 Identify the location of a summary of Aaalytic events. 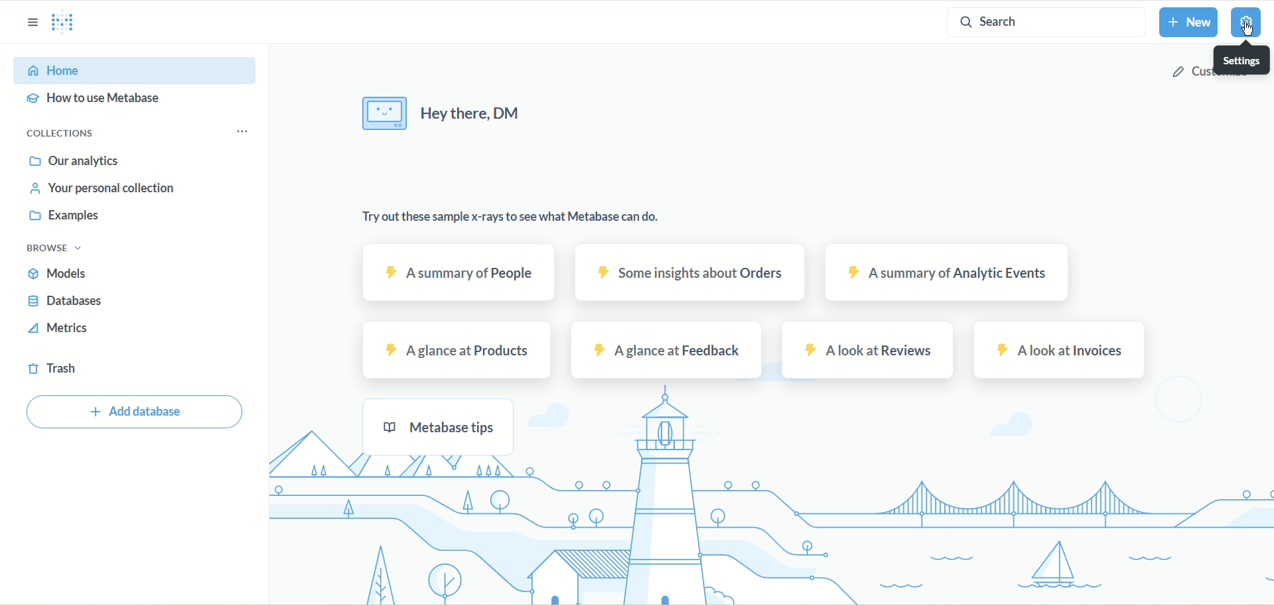
(944, 273).